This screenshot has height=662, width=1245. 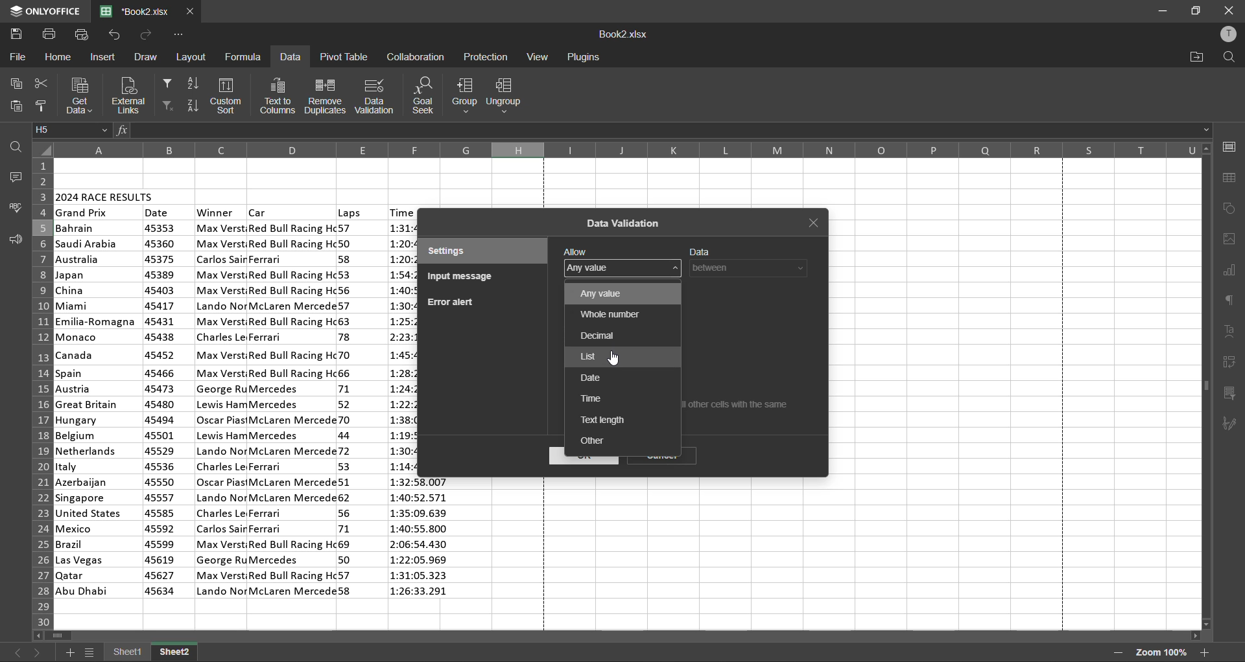 I want to click on 2024 race results, so click(x=106, y=195).